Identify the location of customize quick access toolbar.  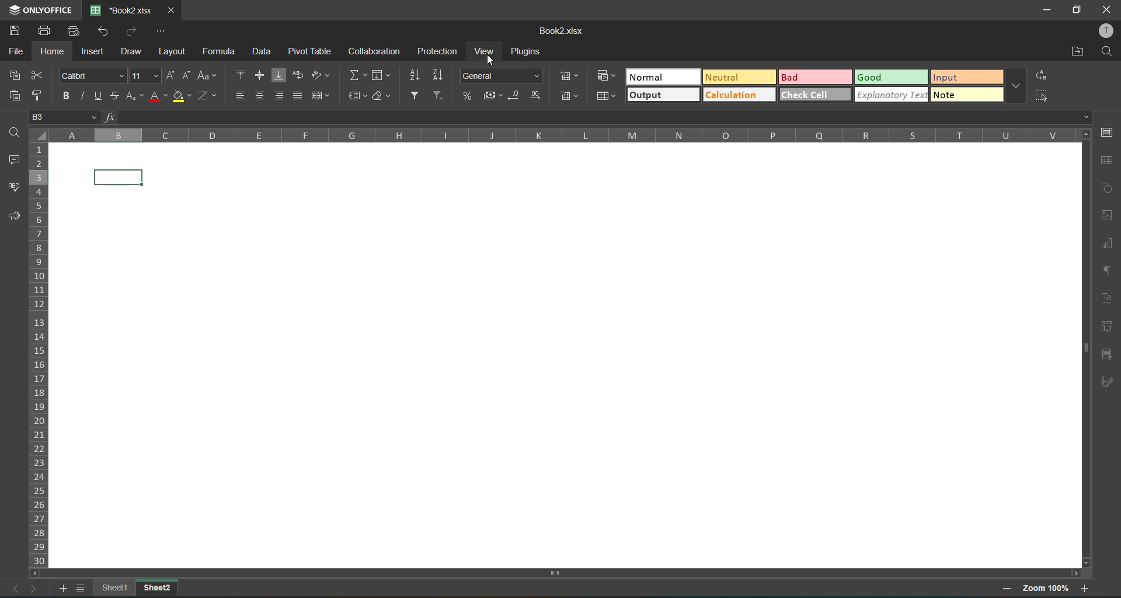
(162, 32).